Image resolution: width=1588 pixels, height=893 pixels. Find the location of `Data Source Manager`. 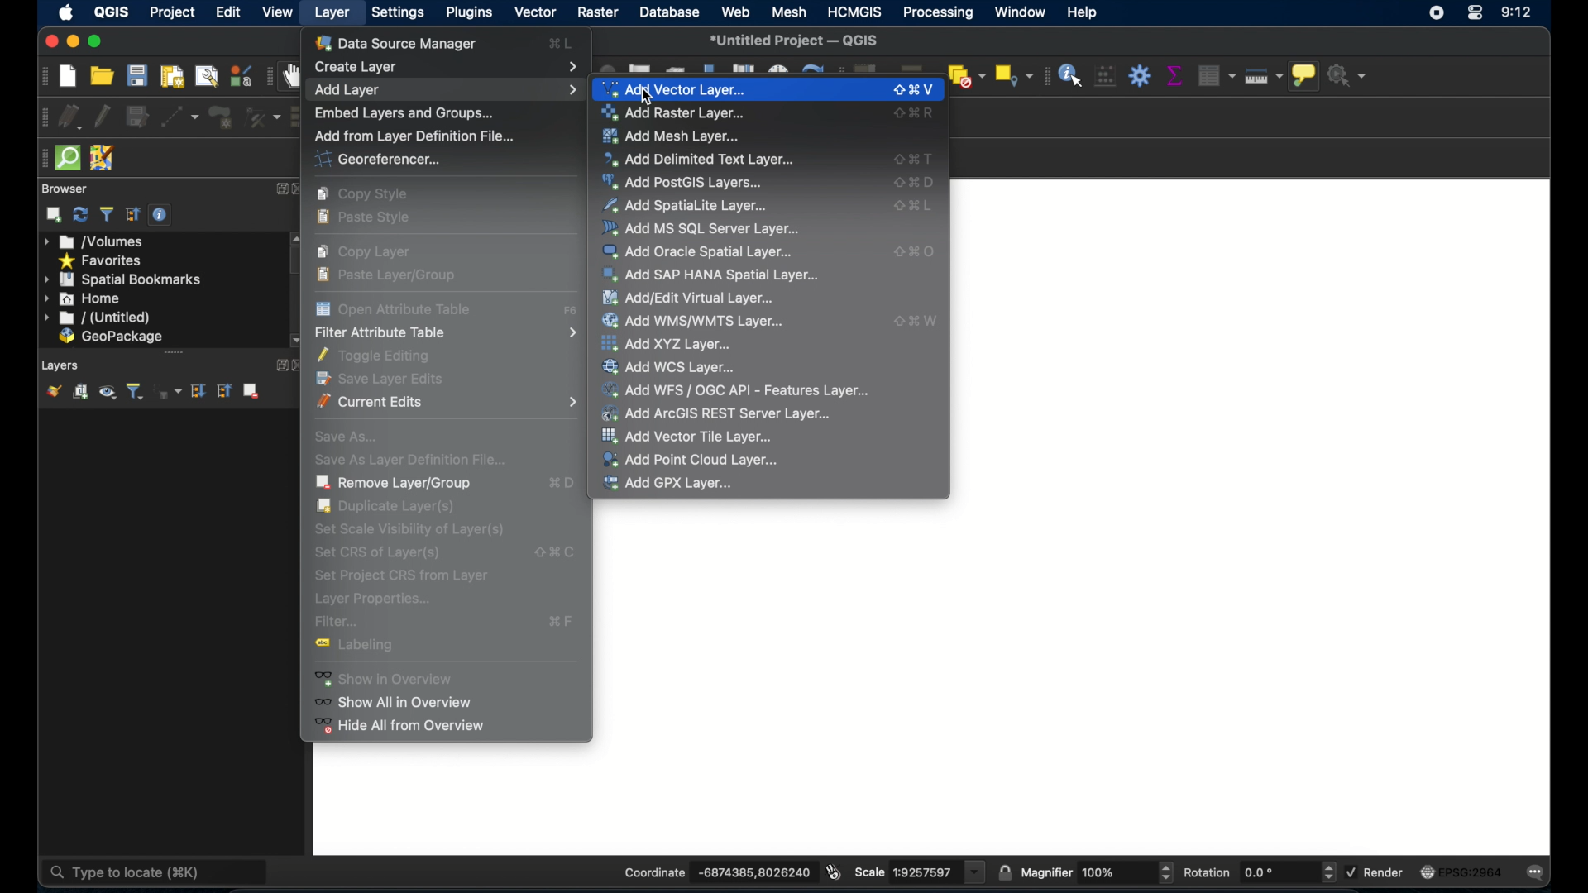

Data Source Manager is located at coordinates (442, 44).